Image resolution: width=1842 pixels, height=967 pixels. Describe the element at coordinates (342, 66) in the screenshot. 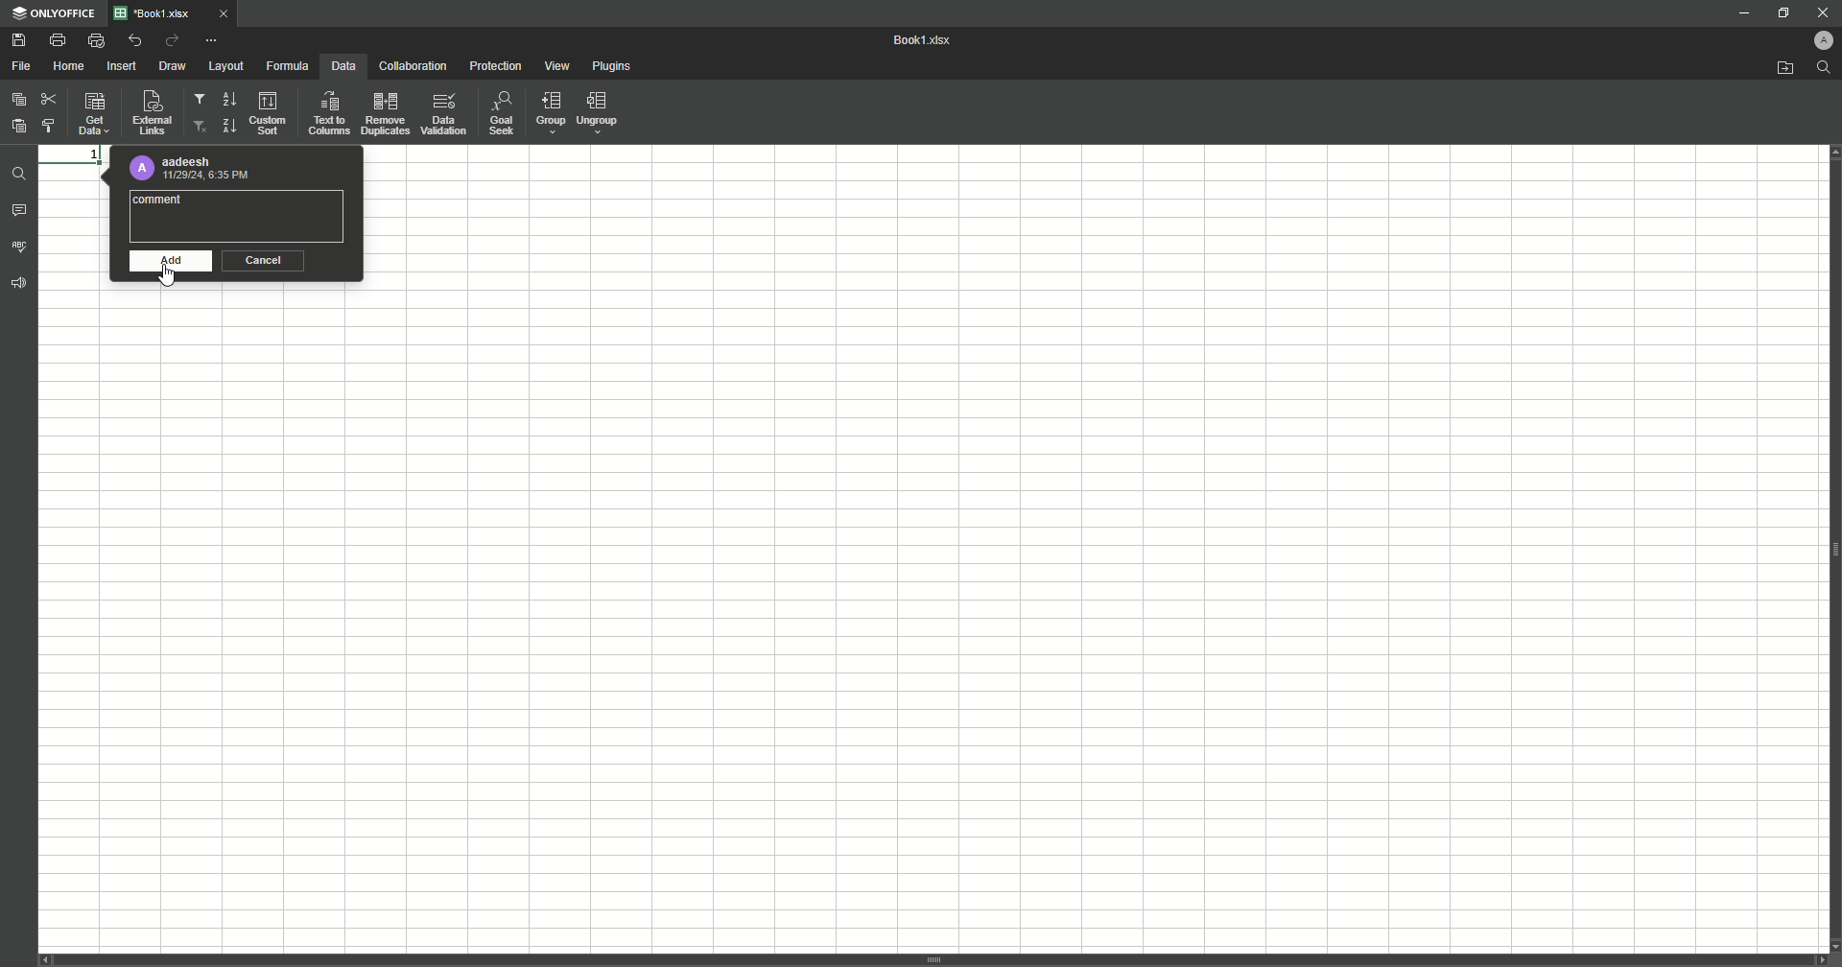

I see `Data` at that location.